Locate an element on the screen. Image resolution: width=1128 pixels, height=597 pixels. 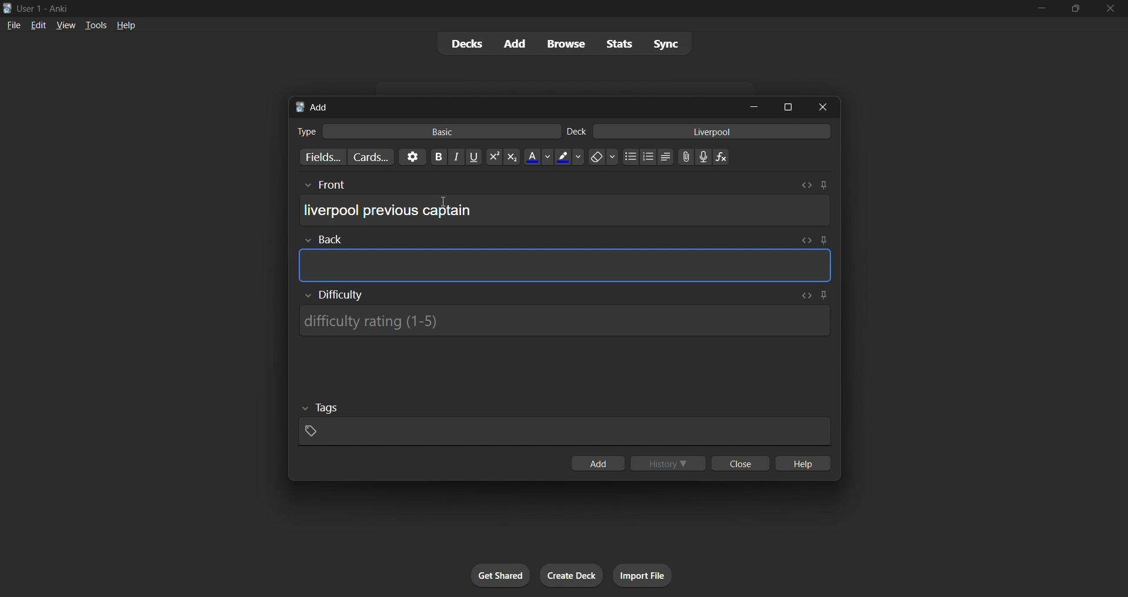
underline is located at coordinates (475, 157).